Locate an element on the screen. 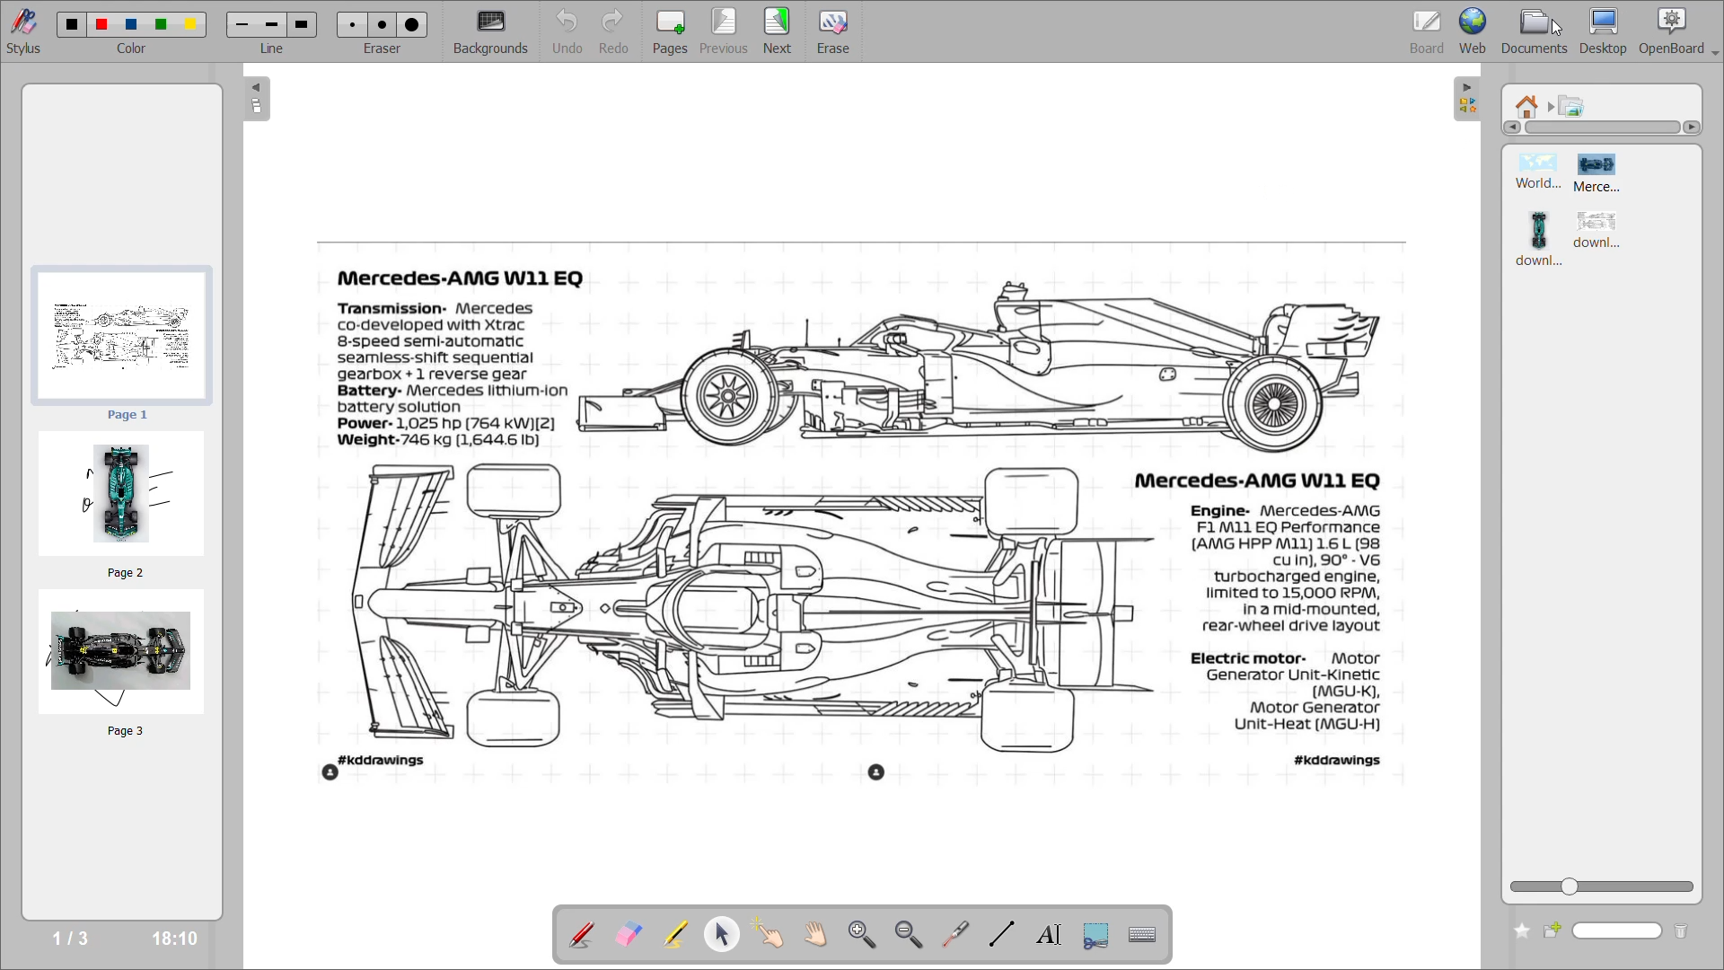 The width and height of the screenshot is (1724, 970). virtual laser pointer is located at coordinates (960, 934).